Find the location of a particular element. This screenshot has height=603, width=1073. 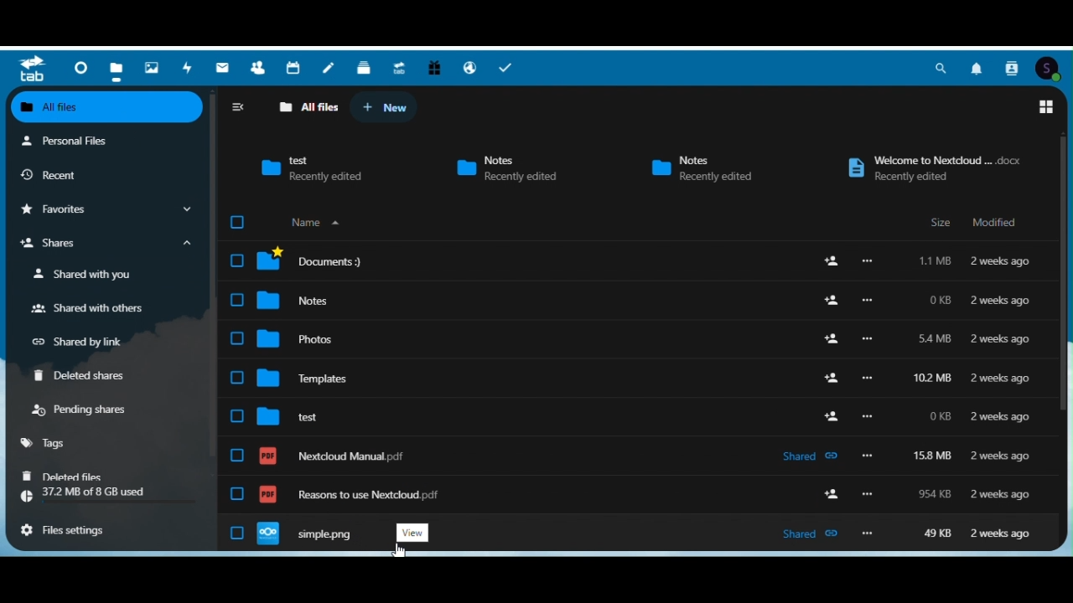

Dashboard is located at coordinates (80, 67).